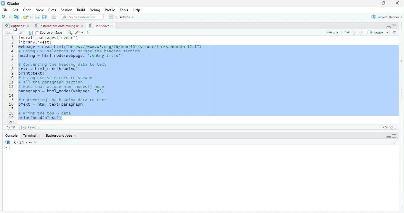  What do you see at coordinates (16, 17) in the screenshot?
I see `create a project` at bounding box center [16, 17].